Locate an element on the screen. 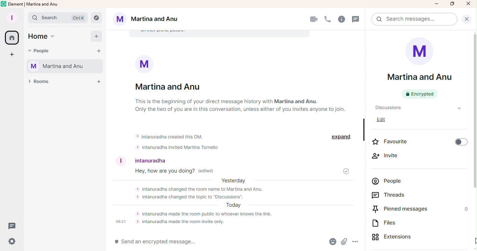  Invite is located at coordinates (394, 157).